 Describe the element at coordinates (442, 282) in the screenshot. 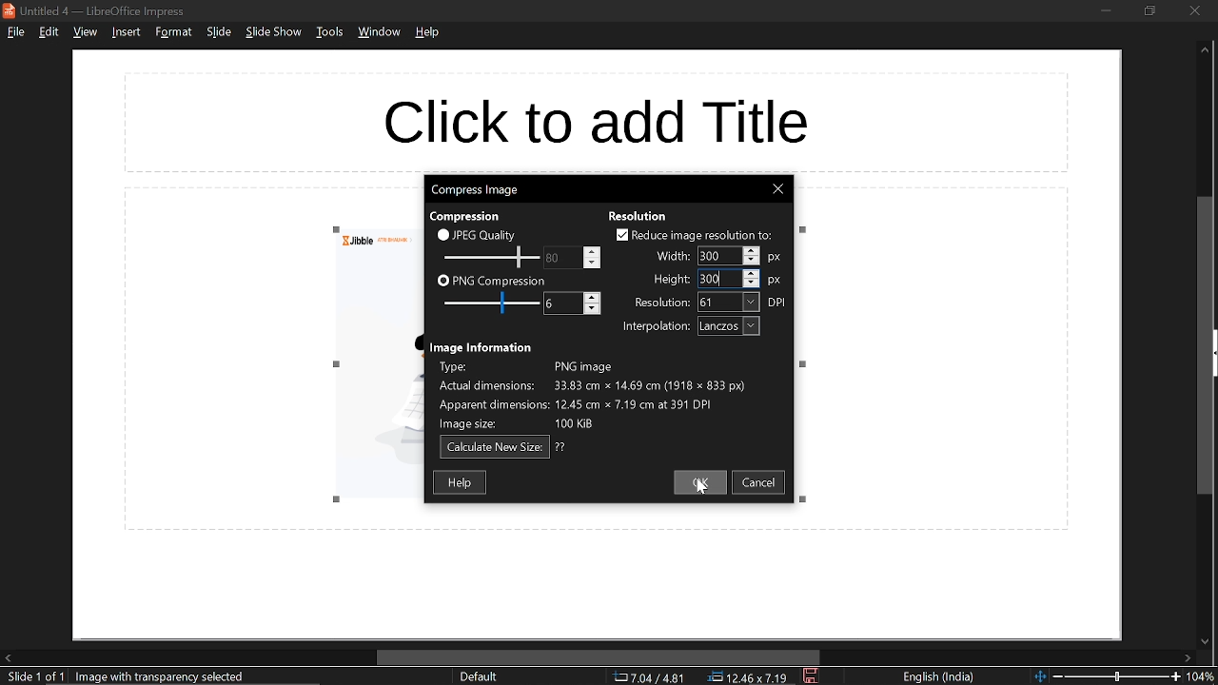

I see `checkbox` at that location.